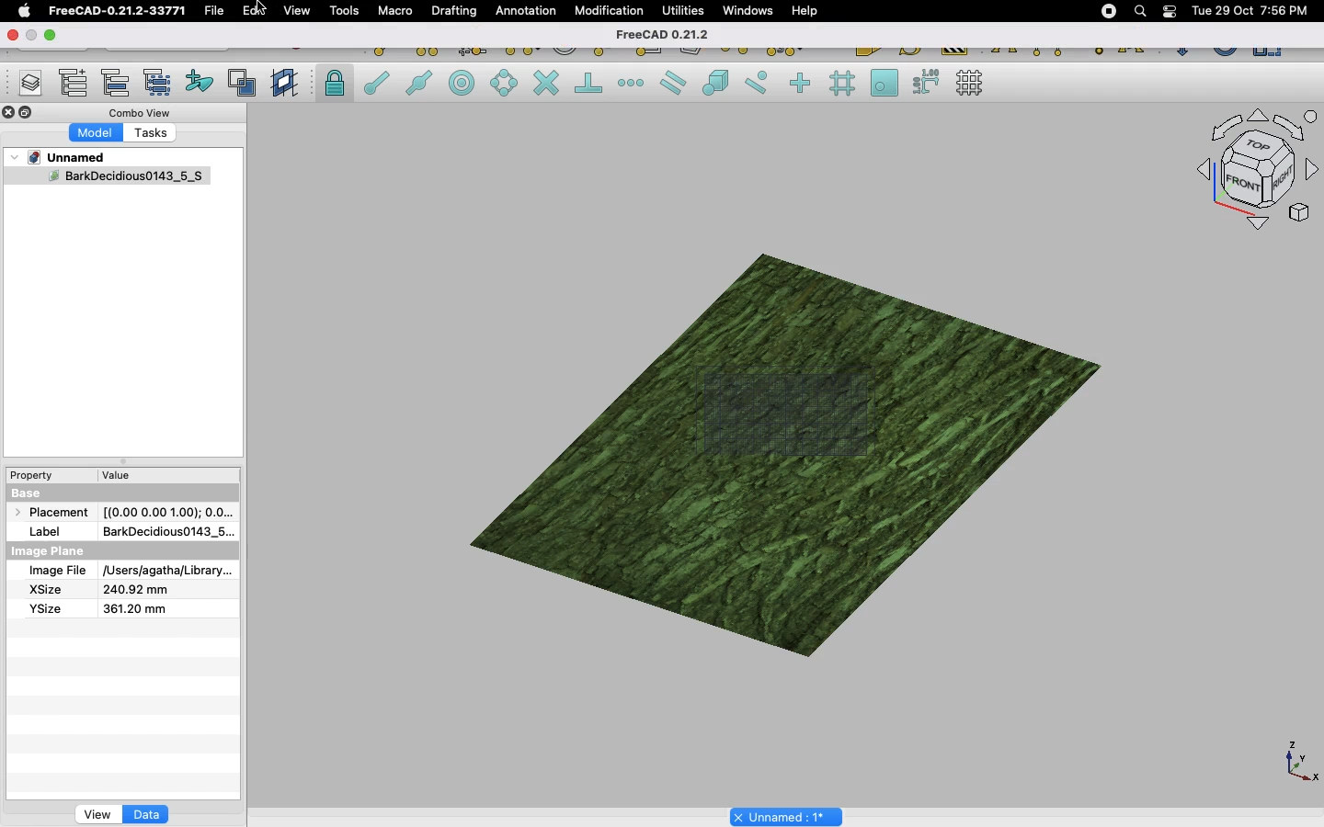 The width and height of the screenshot is (1324, 827). Describe the element at coordinates (467, 82) in the screenshot. I see `Snap center` at that location.